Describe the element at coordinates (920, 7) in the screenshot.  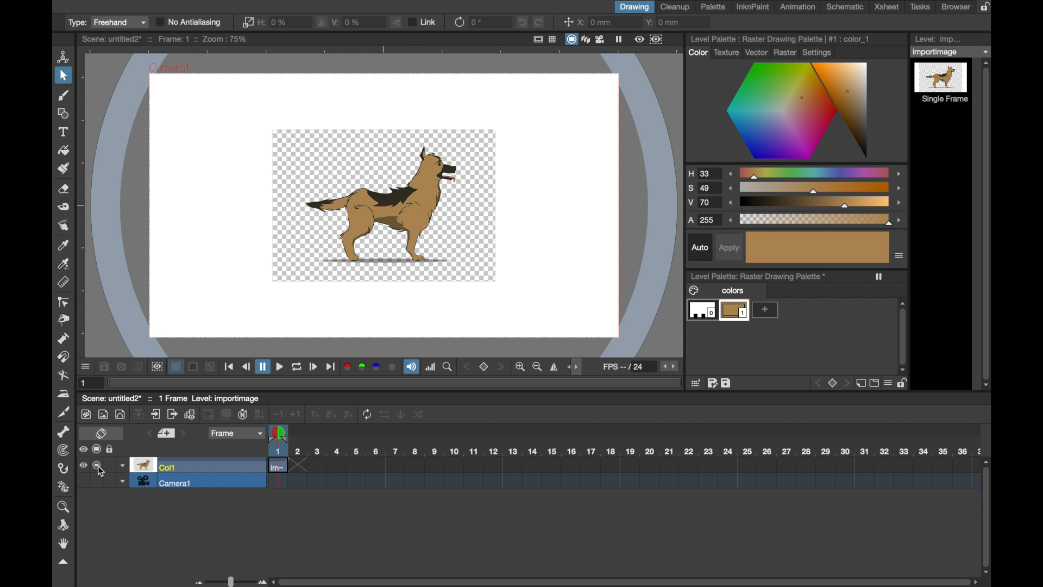
I see `tasks` at that location.